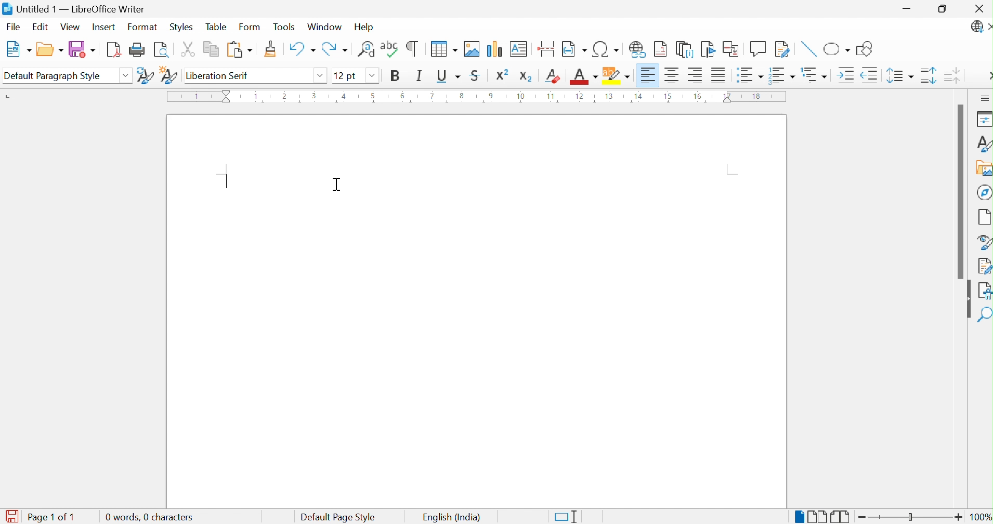 Image resolution: width=993 pixels, height=524 pixels. Describe the element at coordinates (708, 48) in the screenshot. I see `Bookmark` at that location.